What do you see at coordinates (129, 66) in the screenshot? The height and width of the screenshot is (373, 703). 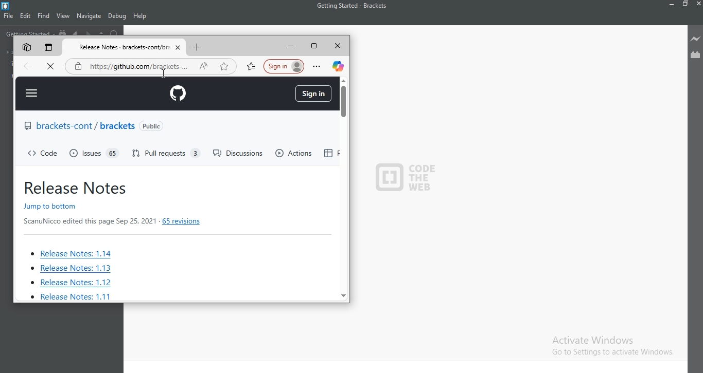 I see `search bar` at bounding box center [129, 66].